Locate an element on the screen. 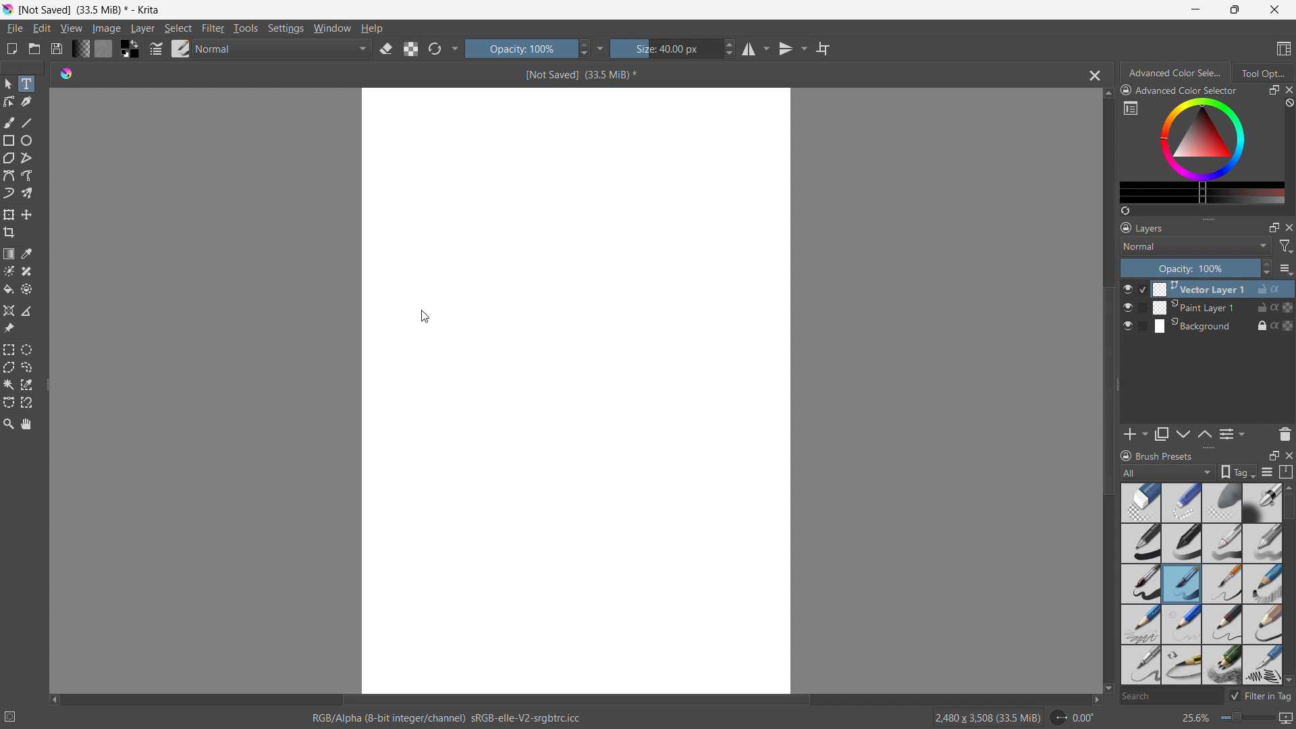 The width and height of the screenshot is (1296, 729). pencil is located at coordinates (1140, 624).